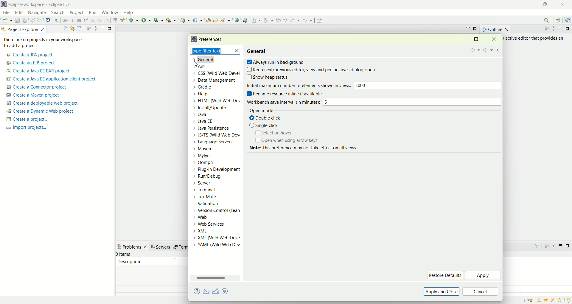  What do you see at coordinates (531, 300) in the screenshot?
I see `restore welcome` at bounding box center [531, 300].